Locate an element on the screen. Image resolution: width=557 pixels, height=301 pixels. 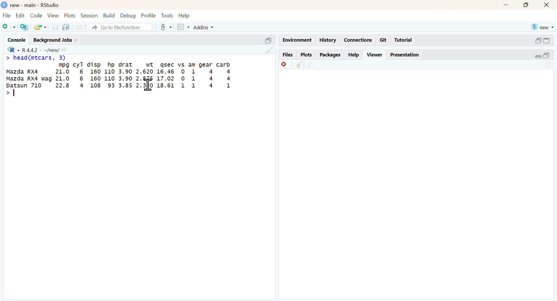
text cursor is located at coordinates (147, 85).